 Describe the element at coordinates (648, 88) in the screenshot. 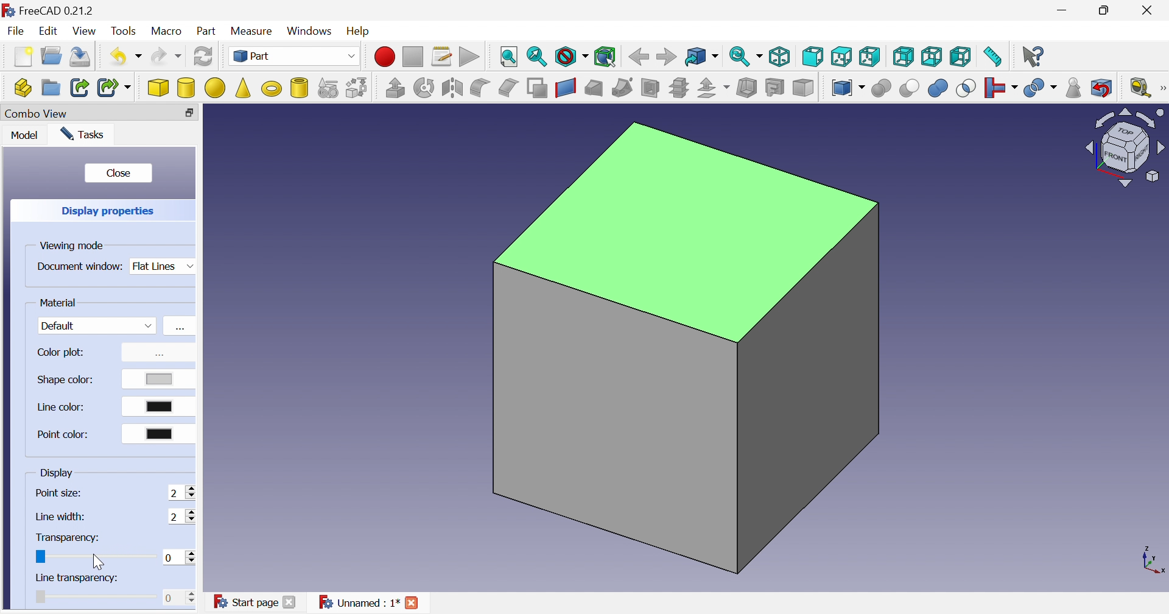

I see `Section` at that location.